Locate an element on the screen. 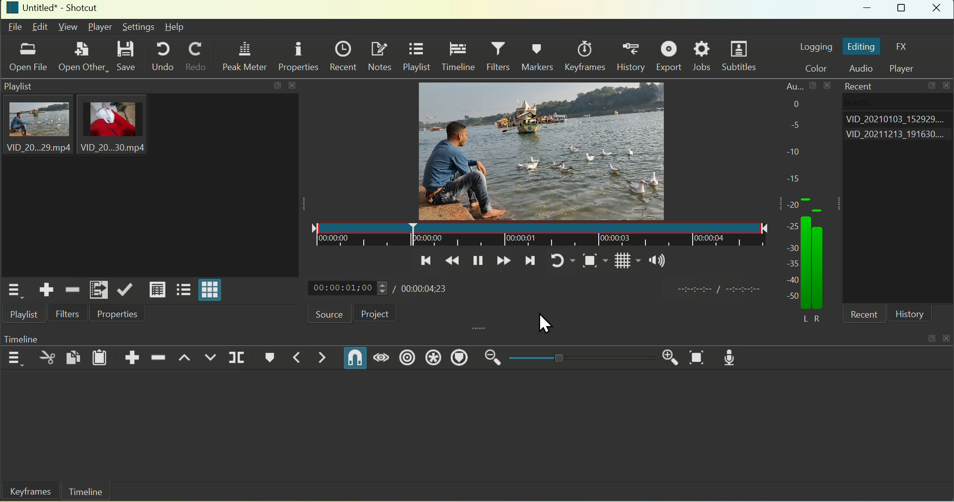 This screenshot has width=954, height=502. Filters is located at coordinates (68, 314).